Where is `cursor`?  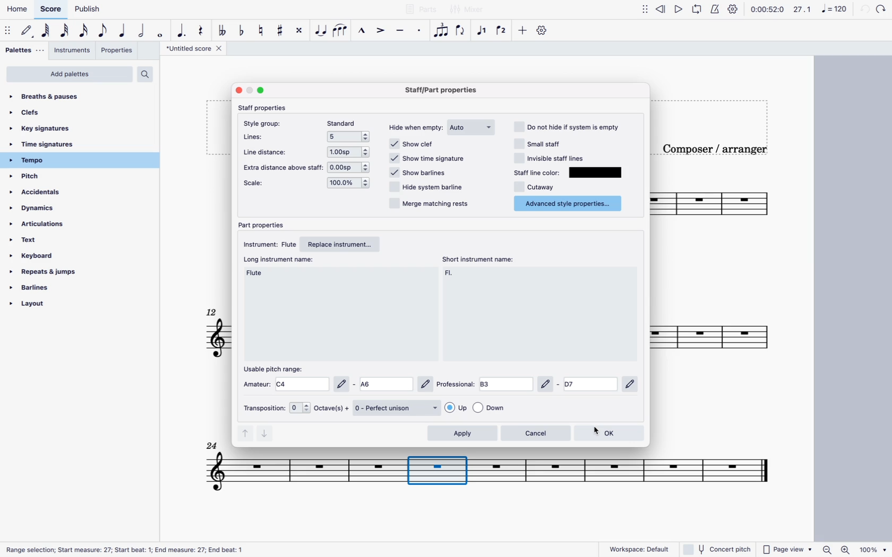 cursor is located at coordinates (597, 431).